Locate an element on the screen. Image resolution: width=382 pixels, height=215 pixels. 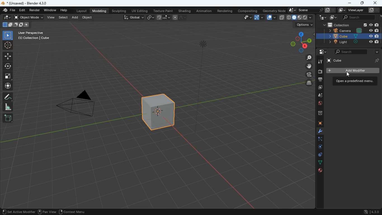
add modifier is located at coordinates (354, 71).